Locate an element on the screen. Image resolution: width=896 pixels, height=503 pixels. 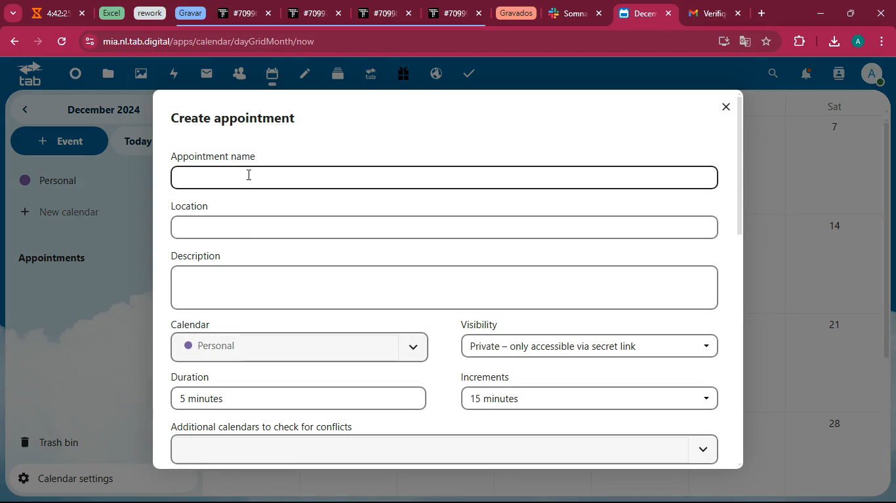
notifications is located at coordinates (805, 76).